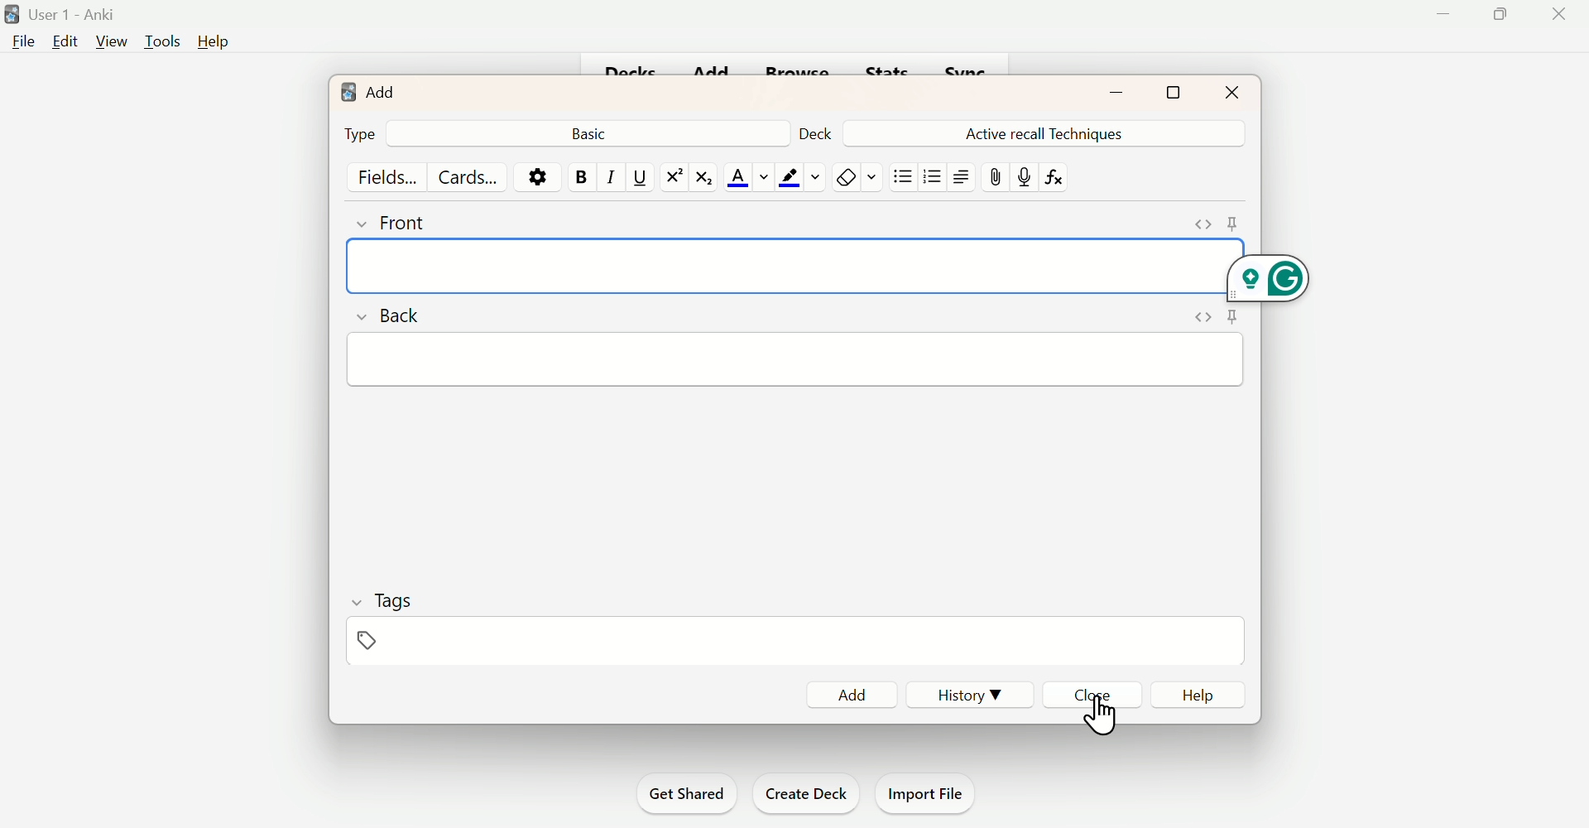  What do you see at coordinates (472, 176) in the screenshot?
I see `Cards` at bounding box center [472, 176].